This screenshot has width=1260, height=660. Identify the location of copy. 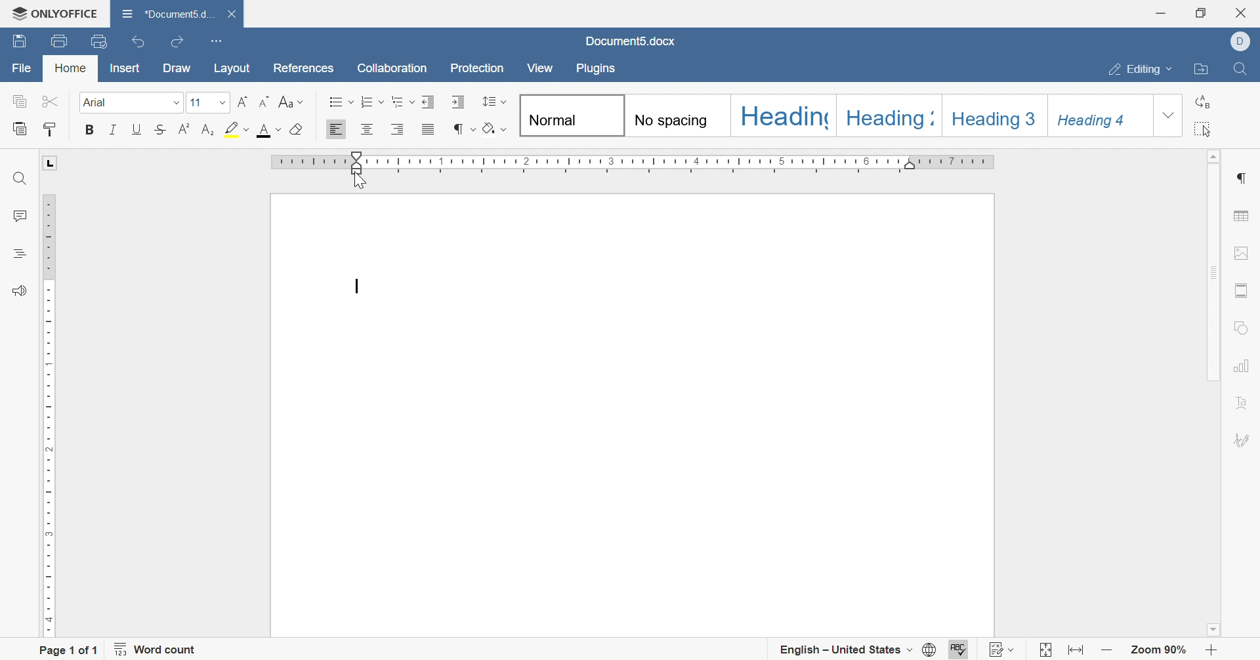
(19, 101).